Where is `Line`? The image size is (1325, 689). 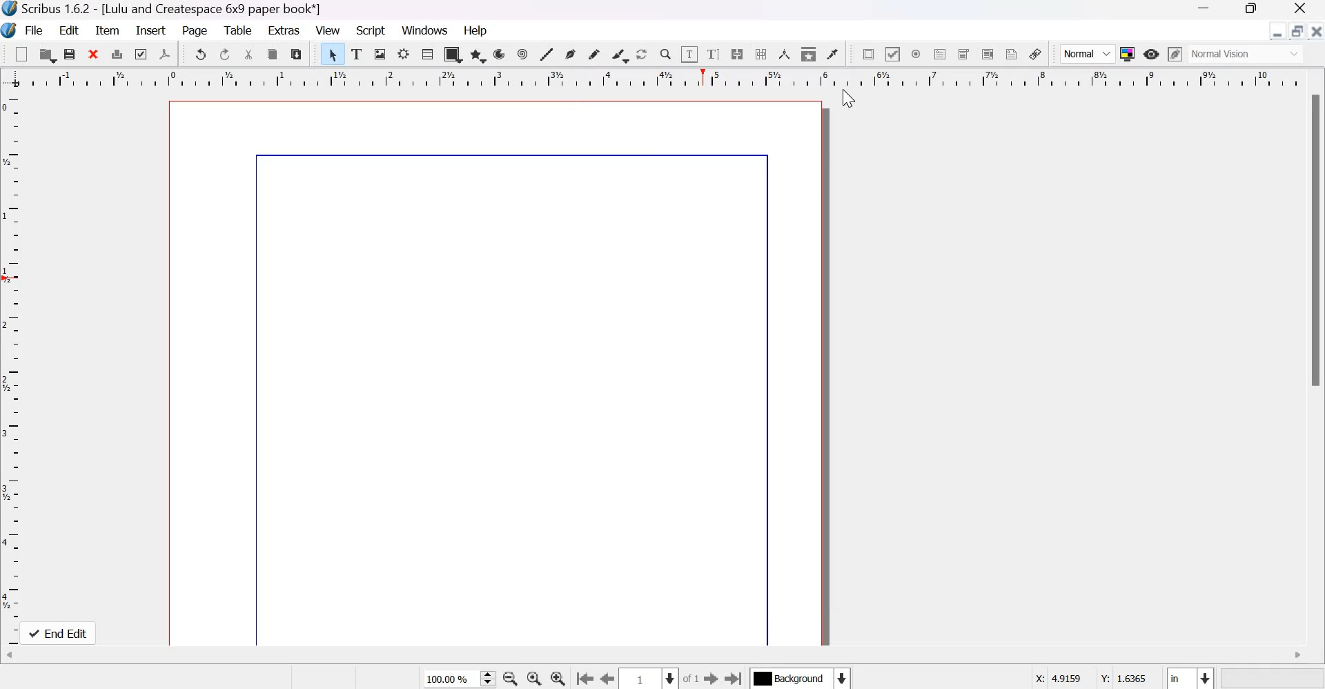 Line is located at coordinates (547, 55).